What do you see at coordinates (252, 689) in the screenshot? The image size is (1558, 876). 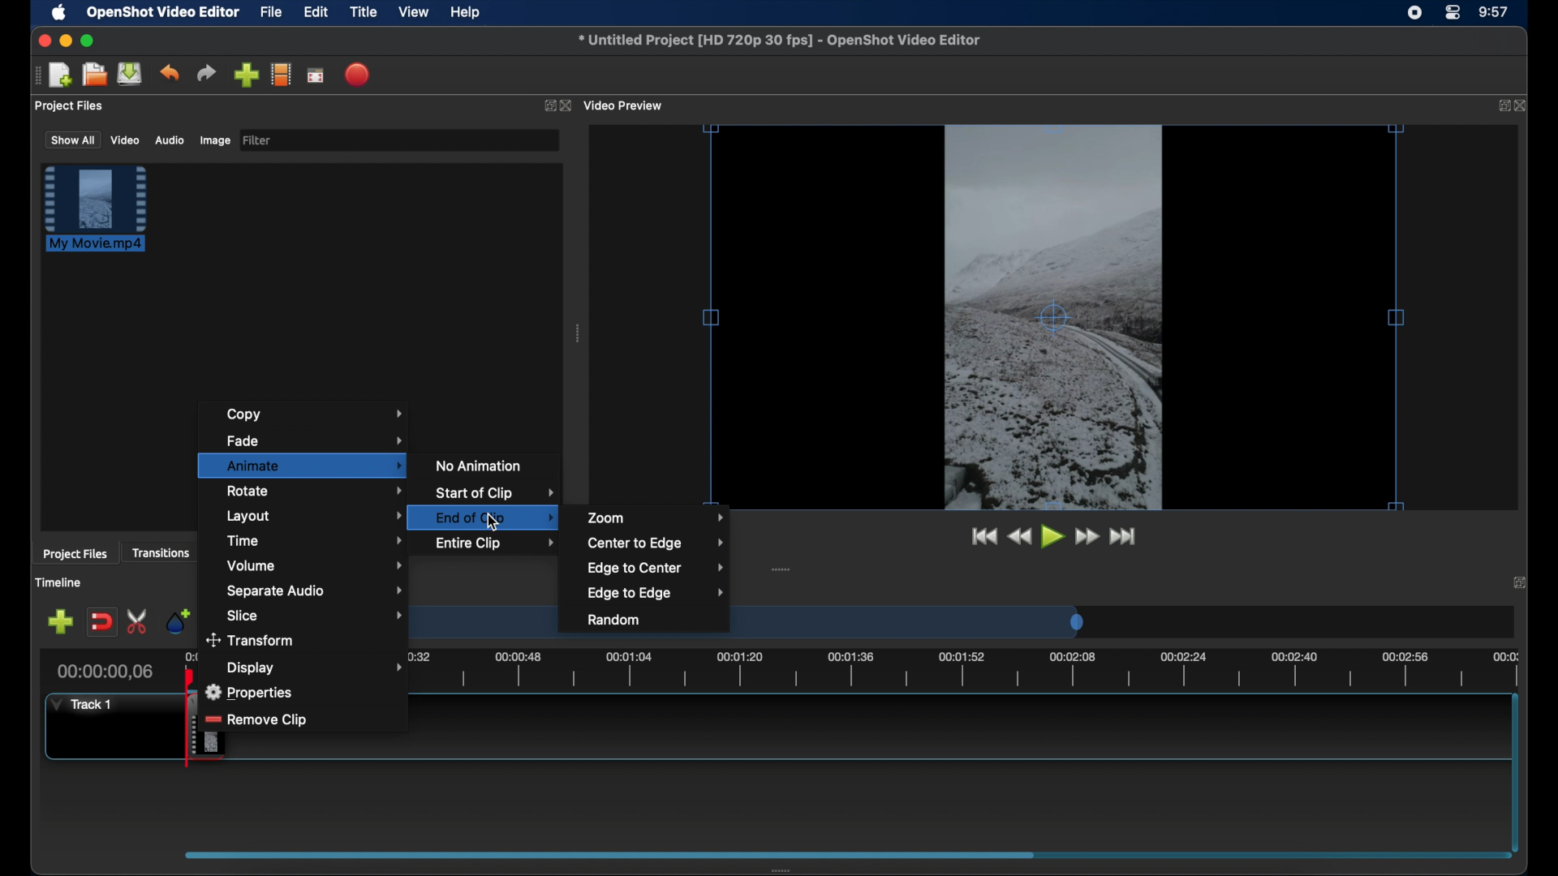 I see `properties` at bounding box center [252, 689].